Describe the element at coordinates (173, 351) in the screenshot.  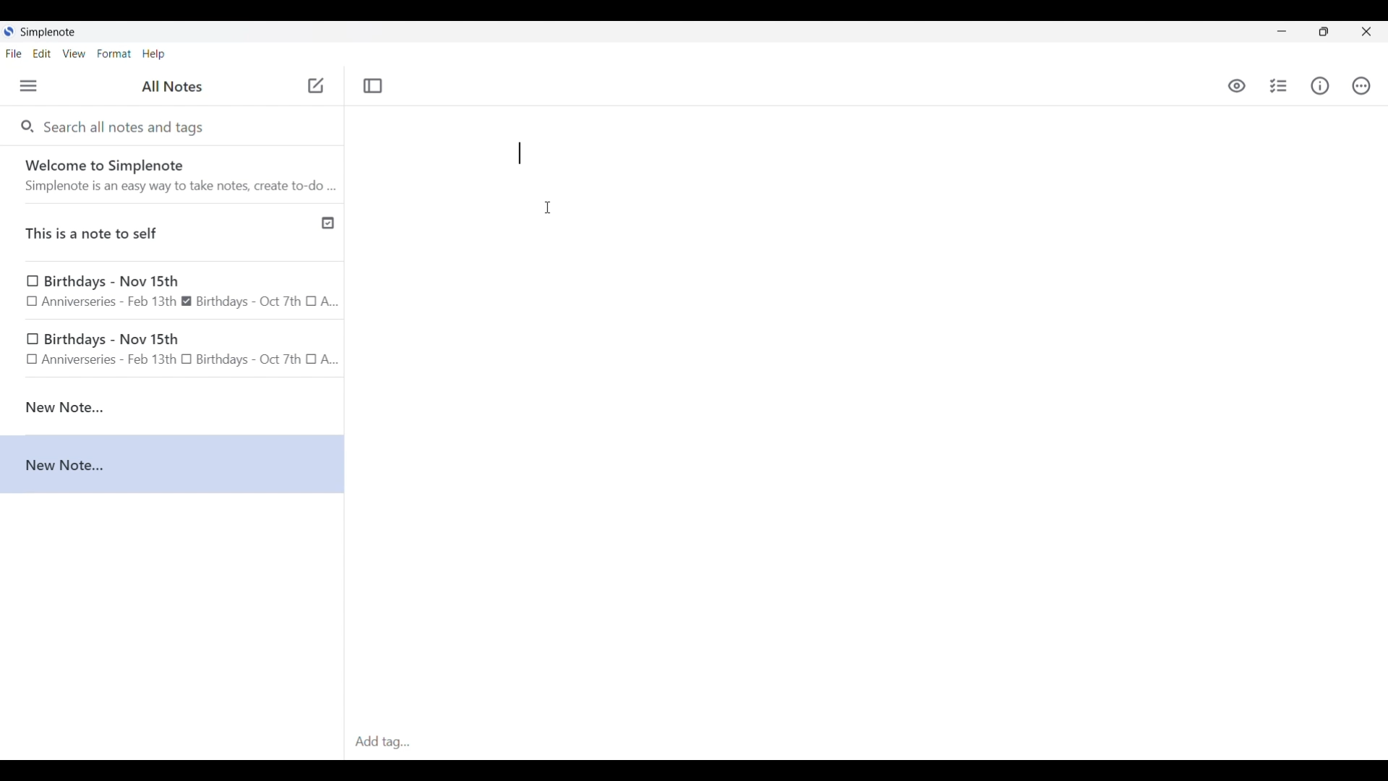
I see `birthday note` at that location.